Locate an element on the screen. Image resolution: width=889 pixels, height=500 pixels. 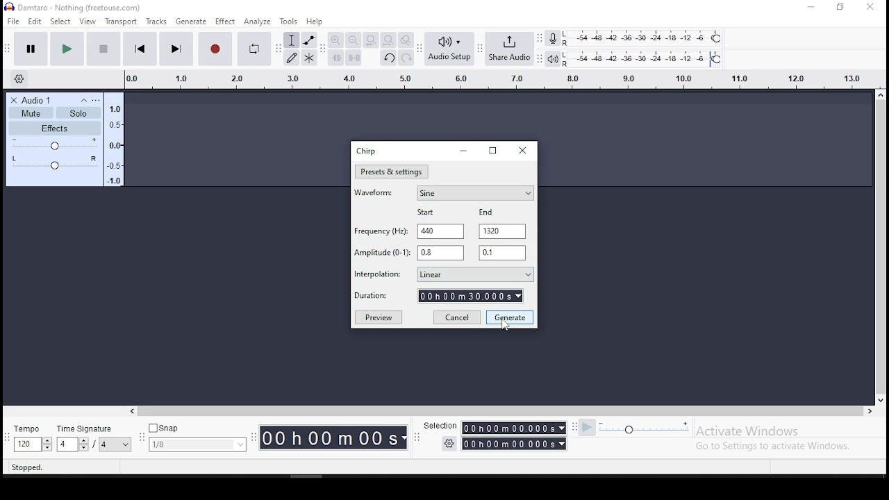
interpolation is located at coordinates (442, 274).